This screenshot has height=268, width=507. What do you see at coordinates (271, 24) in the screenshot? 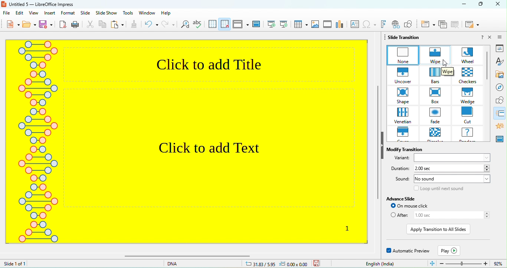
I see `first slide` at bounding box center [271, 24].